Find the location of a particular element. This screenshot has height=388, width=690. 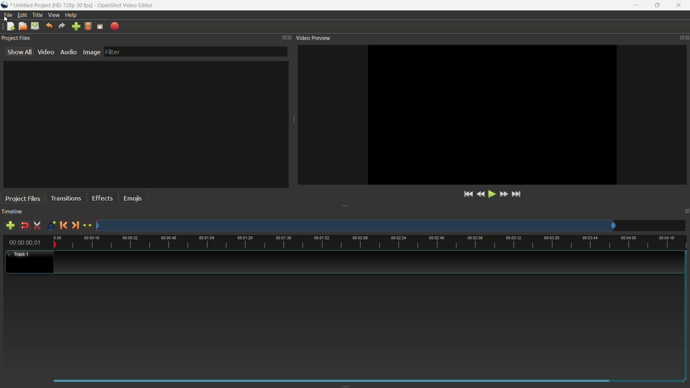

transitions is located at coordinates (67, 198).